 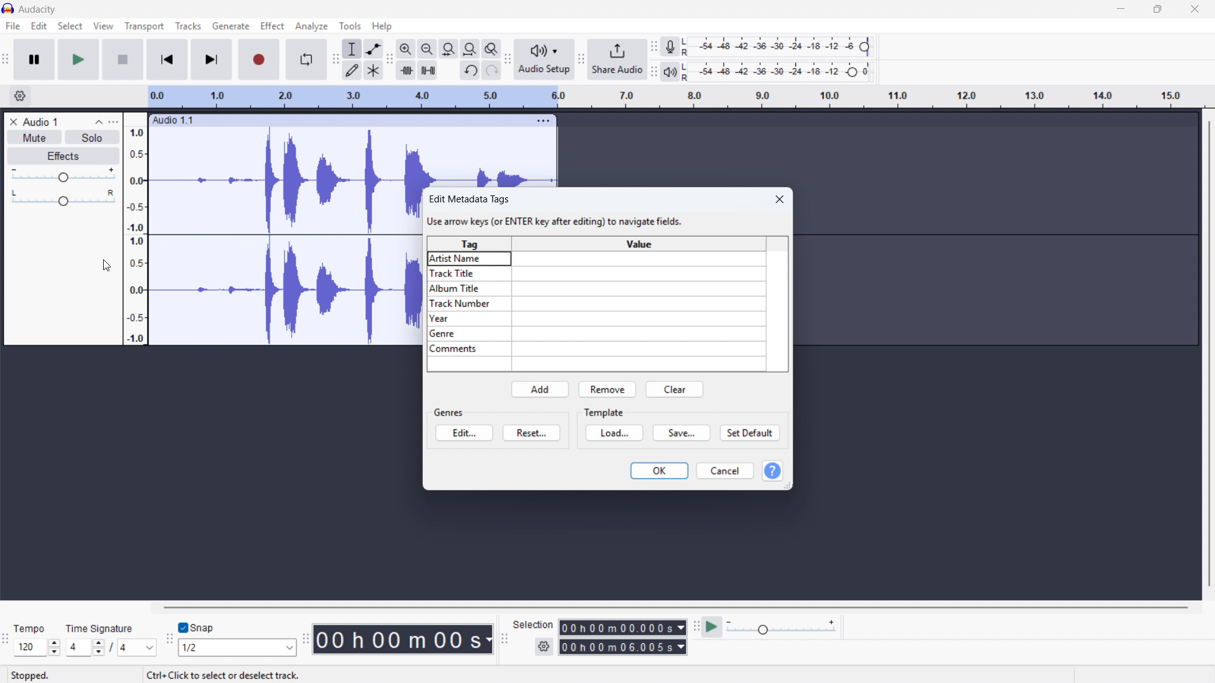 I want to click on tempo, so click(x=32, y=628).